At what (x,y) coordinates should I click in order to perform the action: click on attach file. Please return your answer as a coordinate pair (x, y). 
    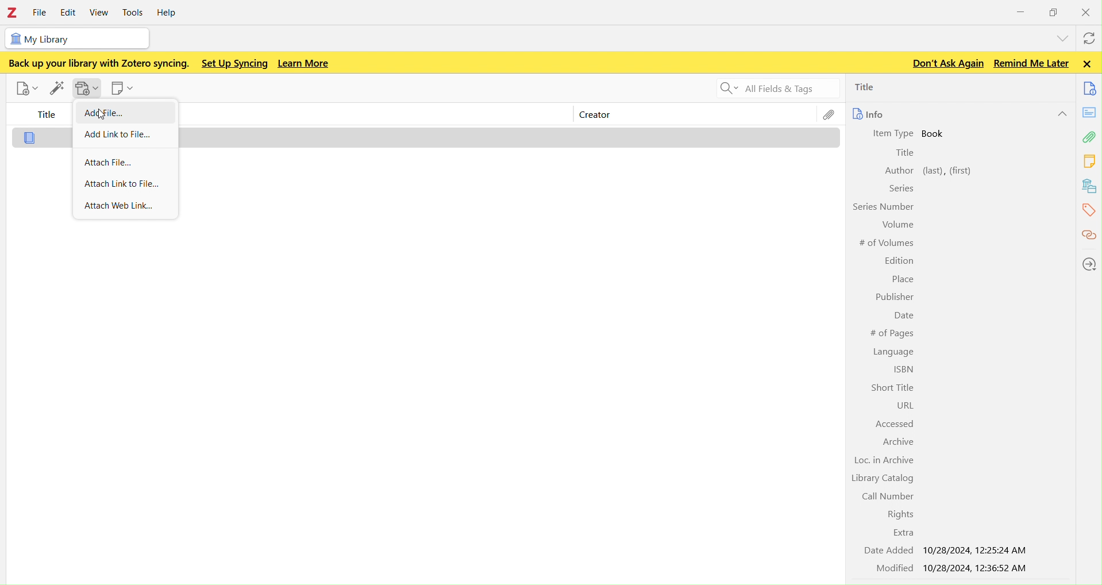
    Looking at the image, I should click on (129, 162).